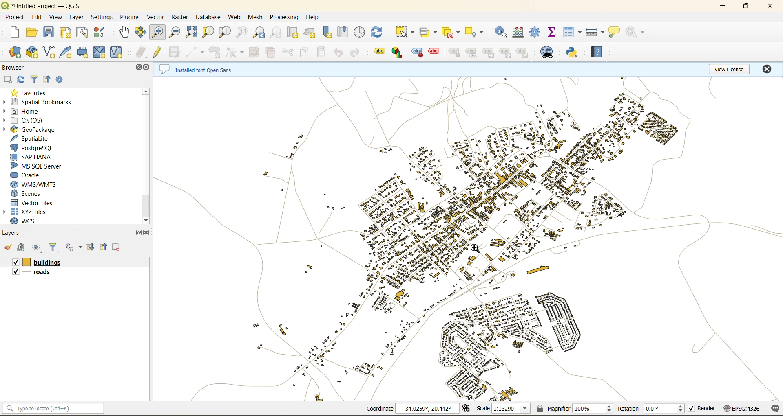  Describe the element at coordinates (208, 32) in the screenshot. I see `zoom selection` at that location.